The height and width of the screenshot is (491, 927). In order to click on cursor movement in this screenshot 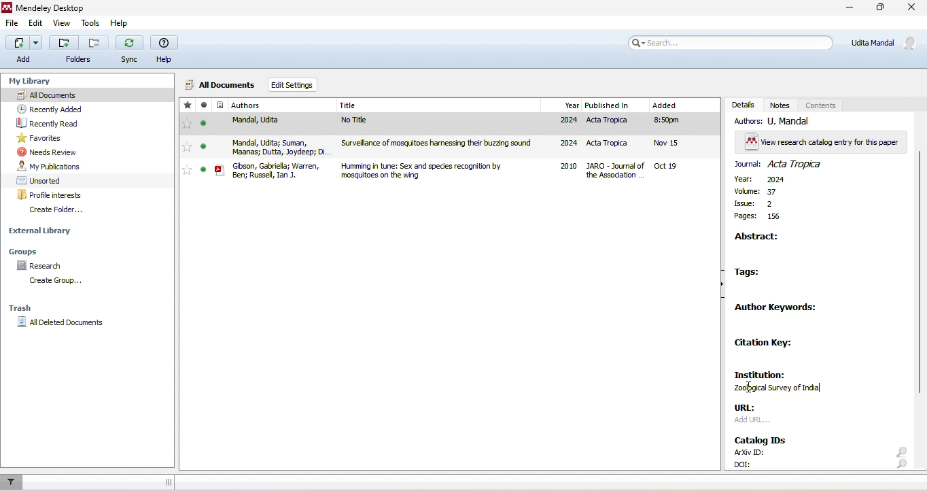, I will do `click(750, 389)`.